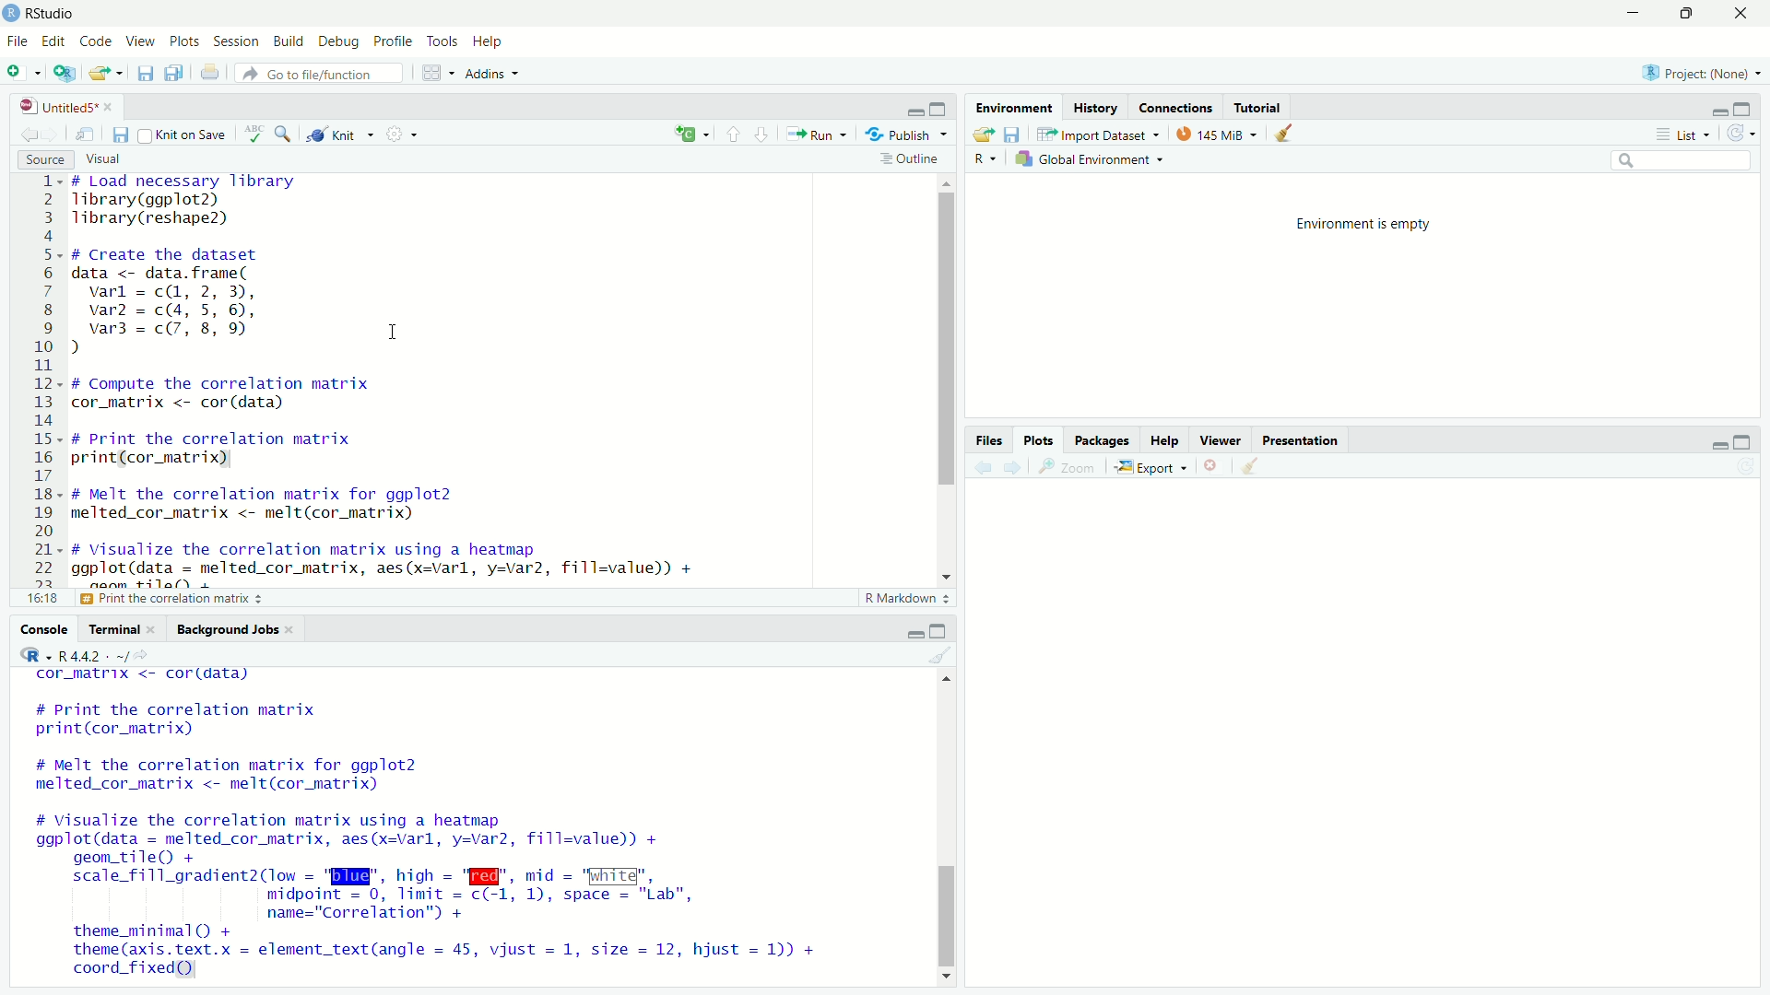  What do you see at coordinates (97, 41) in the screenshot?
I see `code` at bounding box center [97, 41].